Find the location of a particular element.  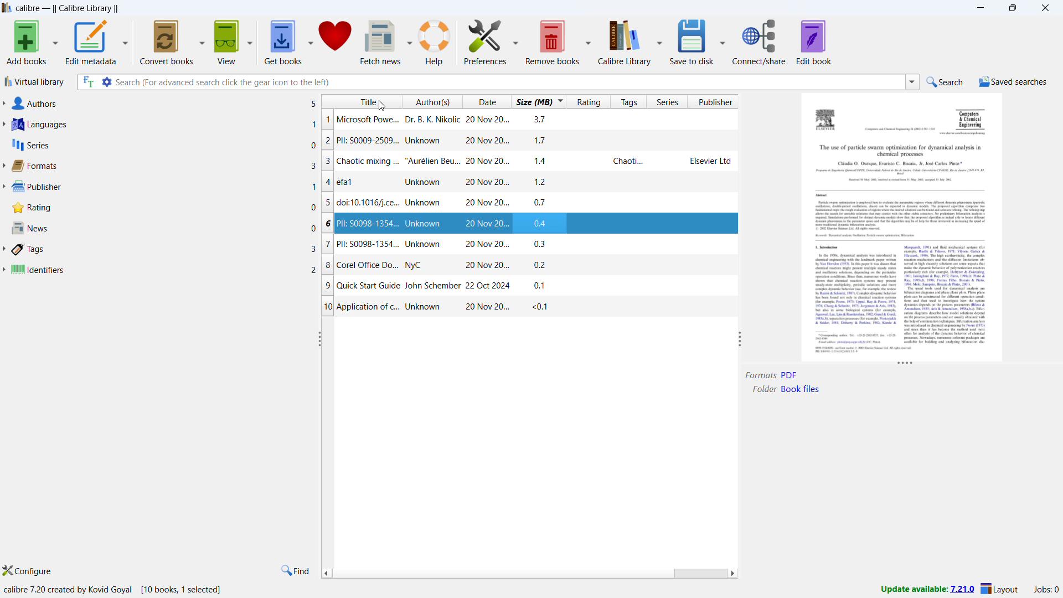

view options is located at coordinates (249, 43).